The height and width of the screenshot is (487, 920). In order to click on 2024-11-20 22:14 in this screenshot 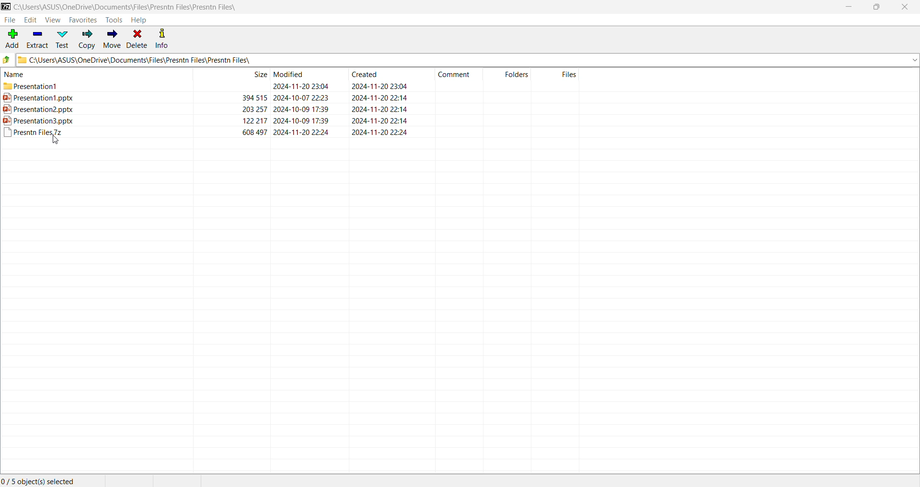, I will do `click(376, 110)`.